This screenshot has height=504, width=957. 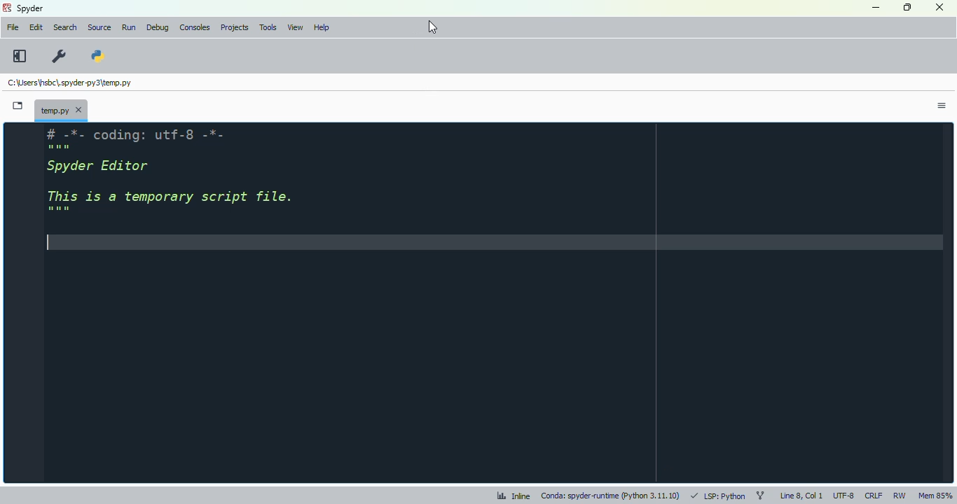 What do you see at coordinates (98, 55) in the screenshot?
I see `PYTHONPATH manager` at bounding box center [98, 55].